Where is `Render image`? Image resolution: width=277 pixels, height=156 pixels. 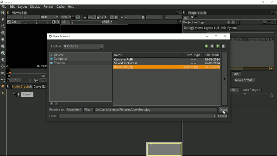 Render image is located at coordinates (90, 18).